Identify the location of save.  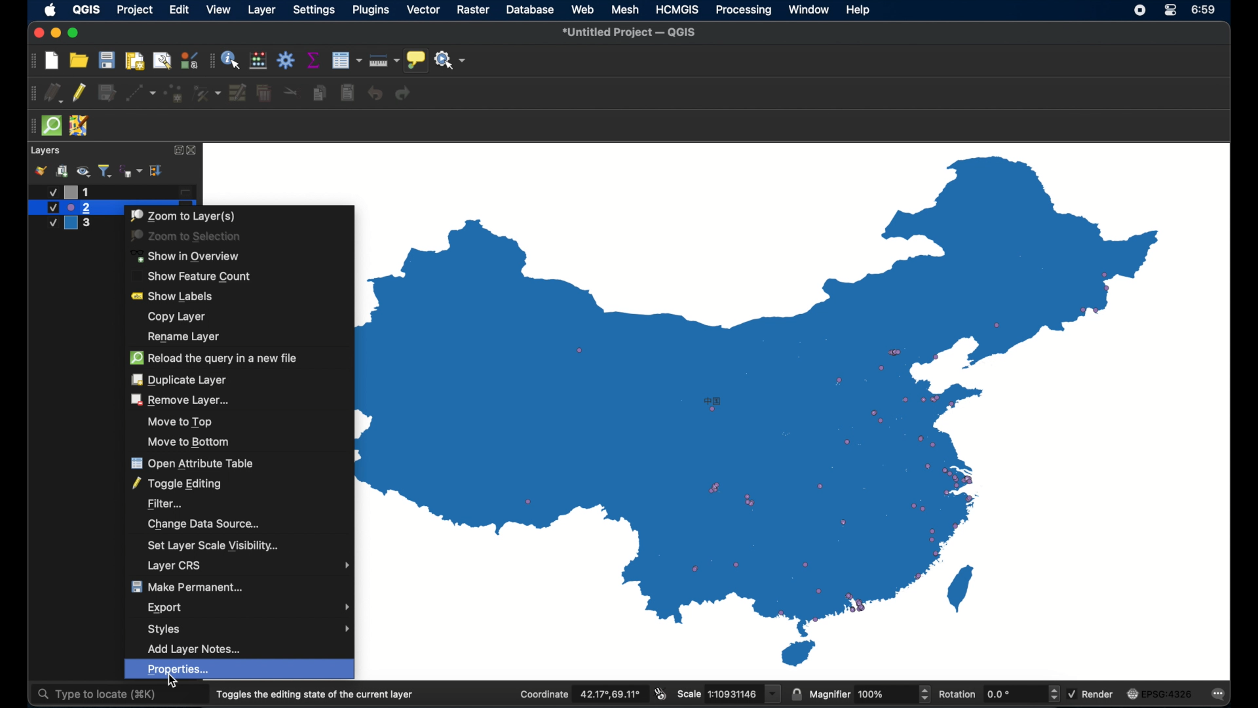
(107, 60).